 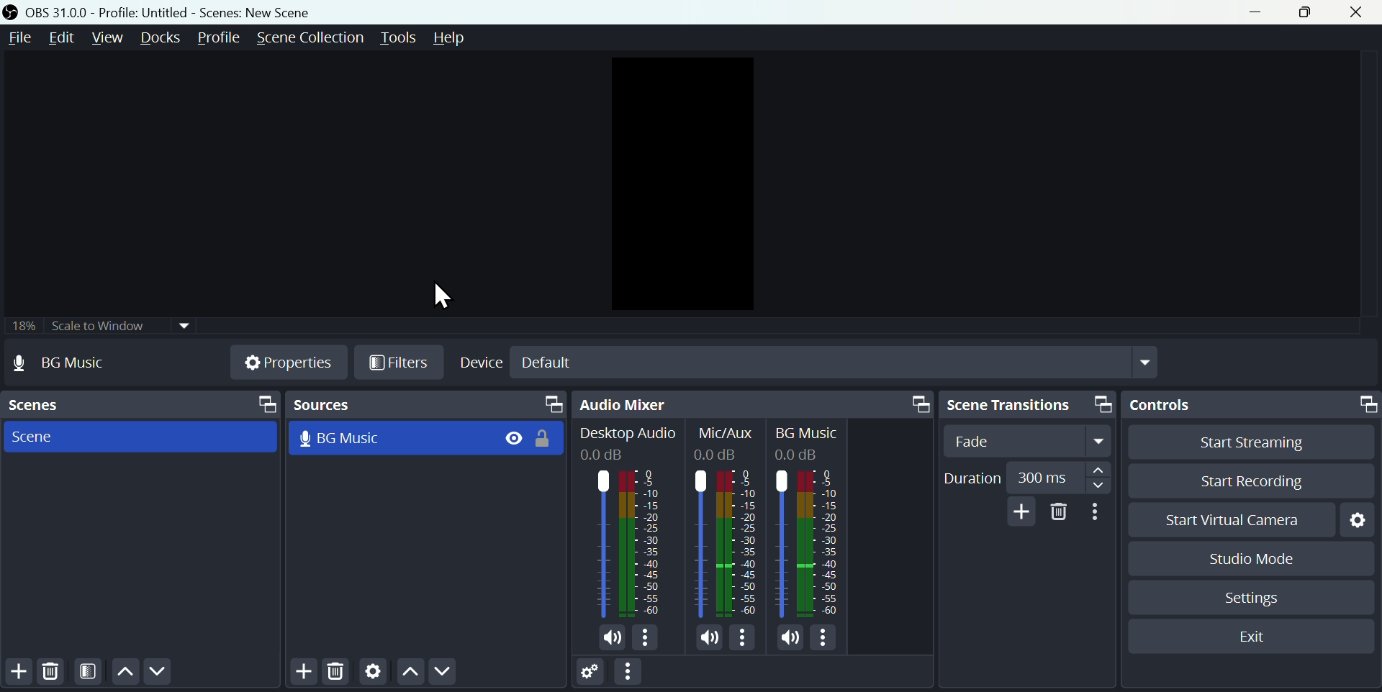 I want to click on More options, so click(x=1098, y=512).